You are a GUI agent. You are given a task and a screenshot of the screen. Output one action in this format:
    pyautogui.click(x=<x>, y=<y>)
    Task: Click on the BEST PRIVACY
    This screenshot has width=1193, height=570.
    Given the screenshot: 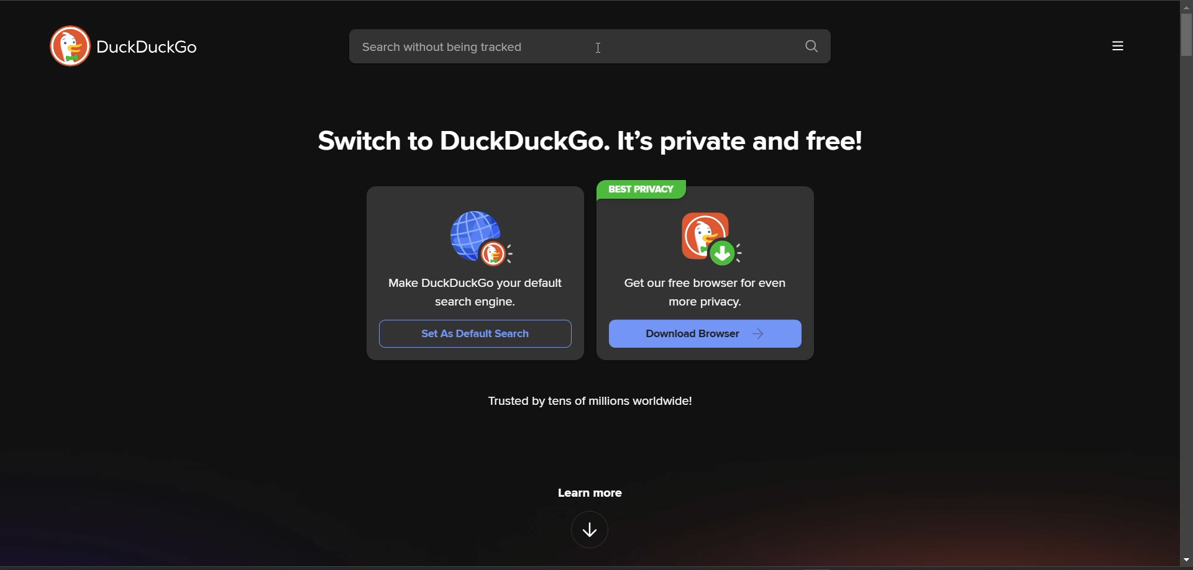 What is the action you would take?
    pyautogui.click(x=644, y=189)
    